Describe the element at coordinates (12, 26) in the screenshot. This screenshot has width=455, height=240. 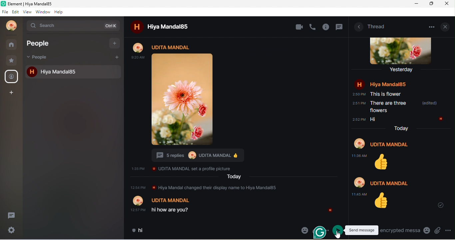
I see `profile photo` at that location.